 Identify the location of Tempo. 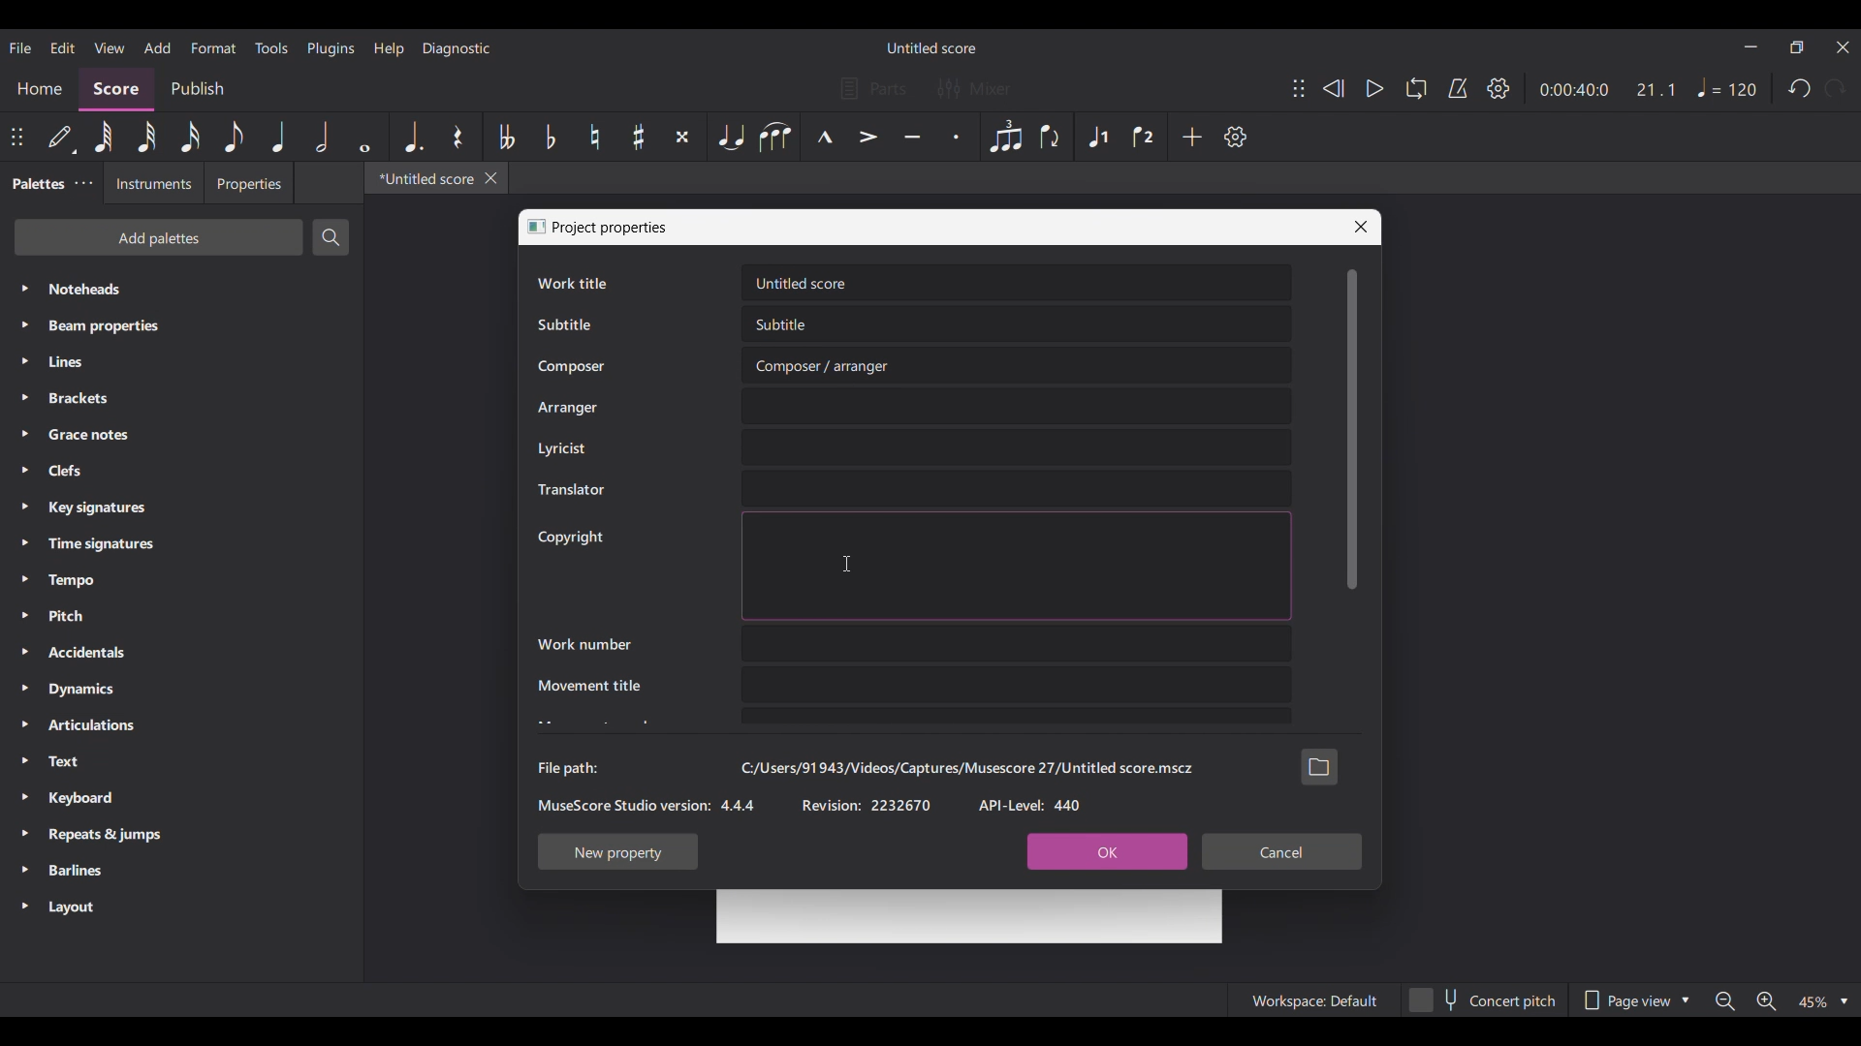
(1728, 87).